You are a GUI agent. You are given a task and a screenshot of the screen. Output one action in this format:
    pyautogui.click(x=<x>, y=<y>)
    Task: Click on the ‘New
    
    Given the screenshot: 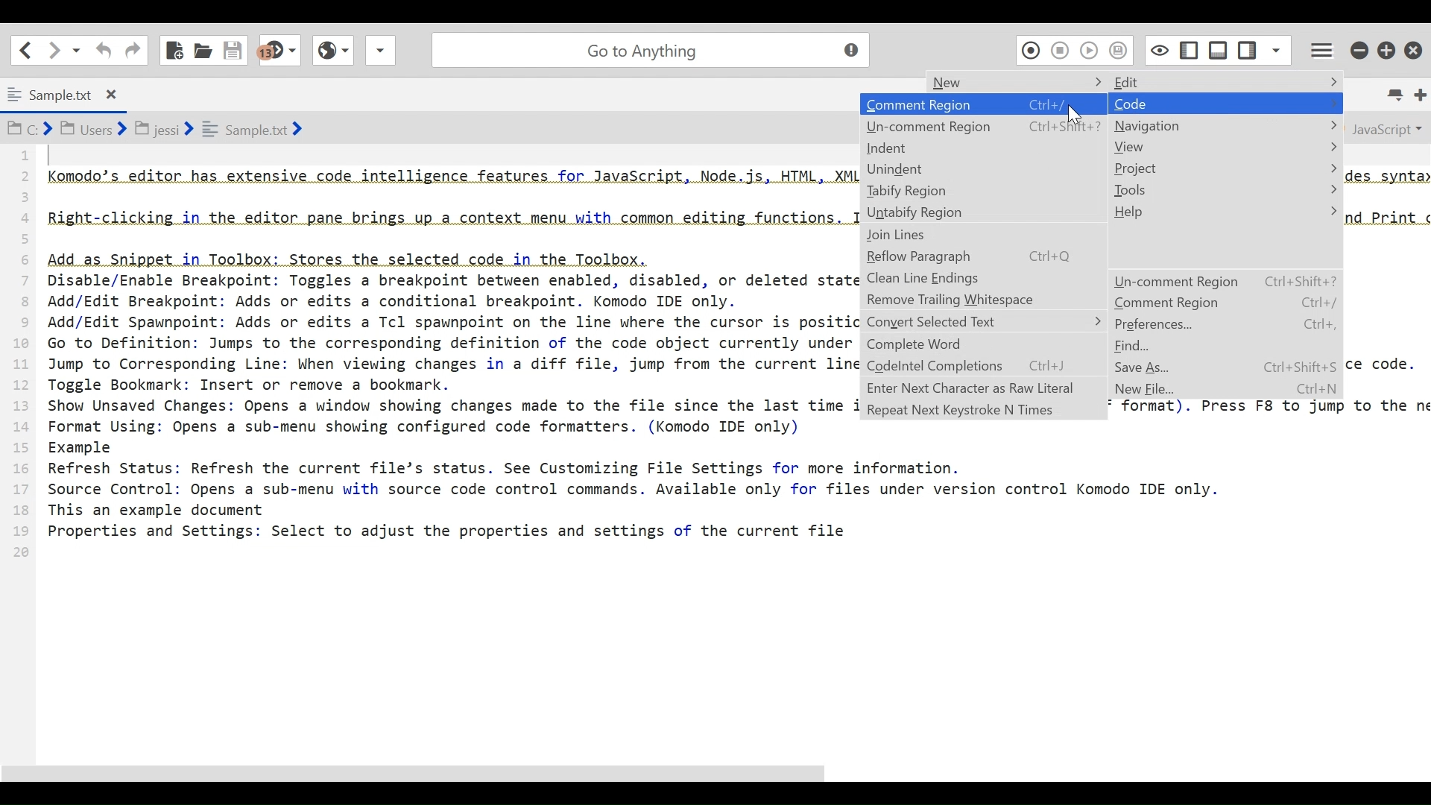 What is the action you would take?
    pyautogui.click(x=992, y=80)
    